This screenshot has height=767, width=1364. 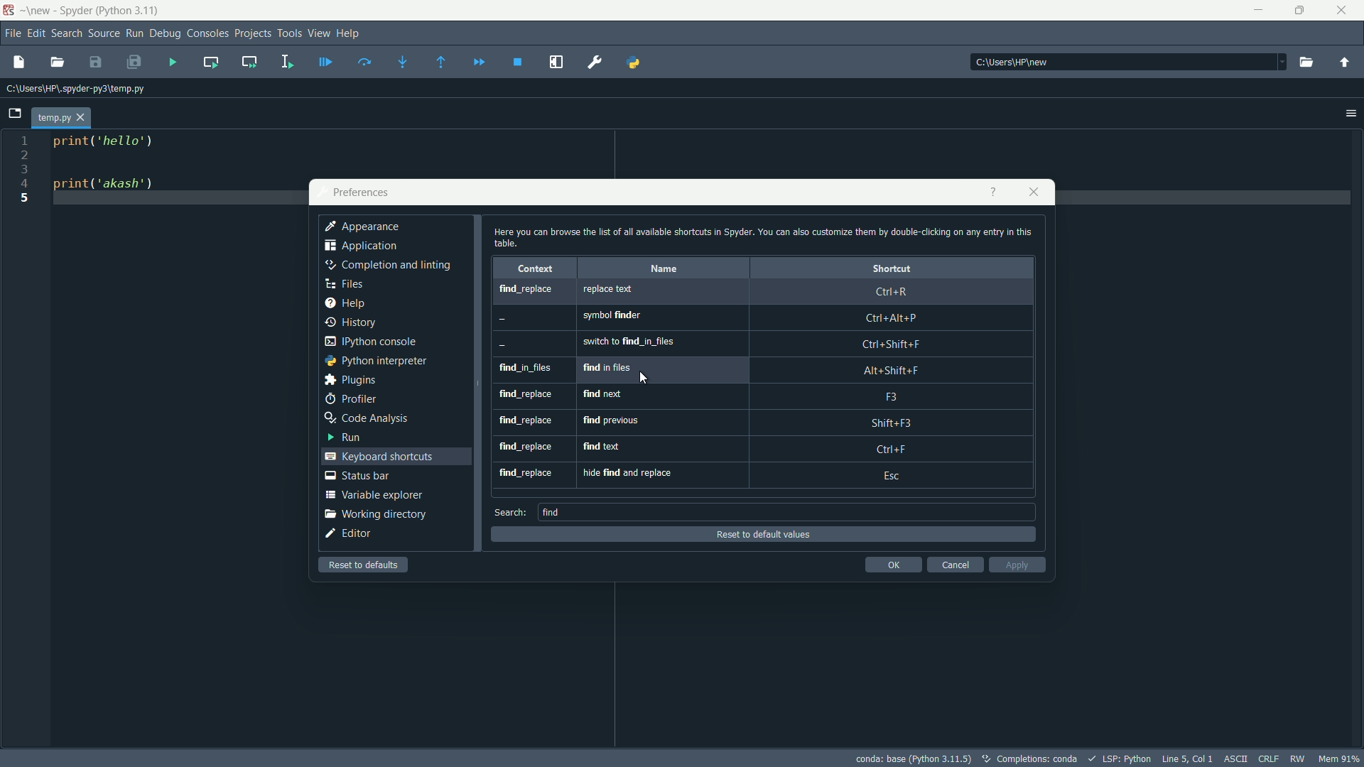 I want to click on file directory: c:\users\hp\new, so click(x=1130, y=62).